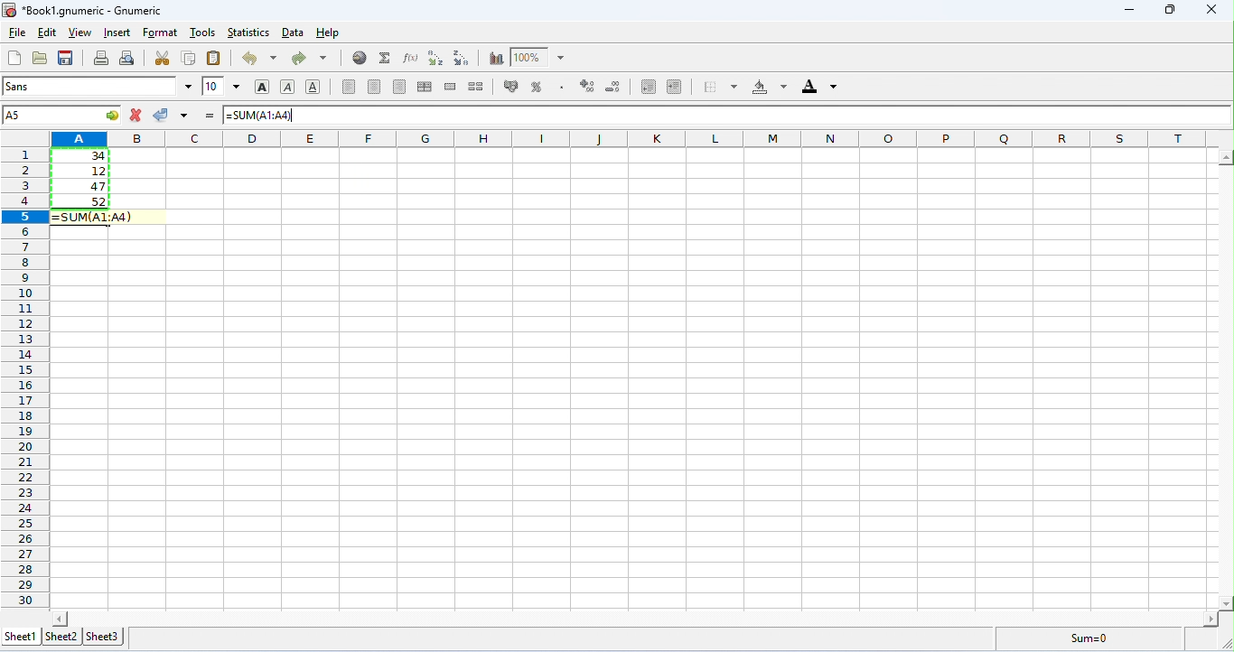  What do you see at coordinates (635, 138) in the screenshot?
I see `column headings` at bounding box center [635, 138].